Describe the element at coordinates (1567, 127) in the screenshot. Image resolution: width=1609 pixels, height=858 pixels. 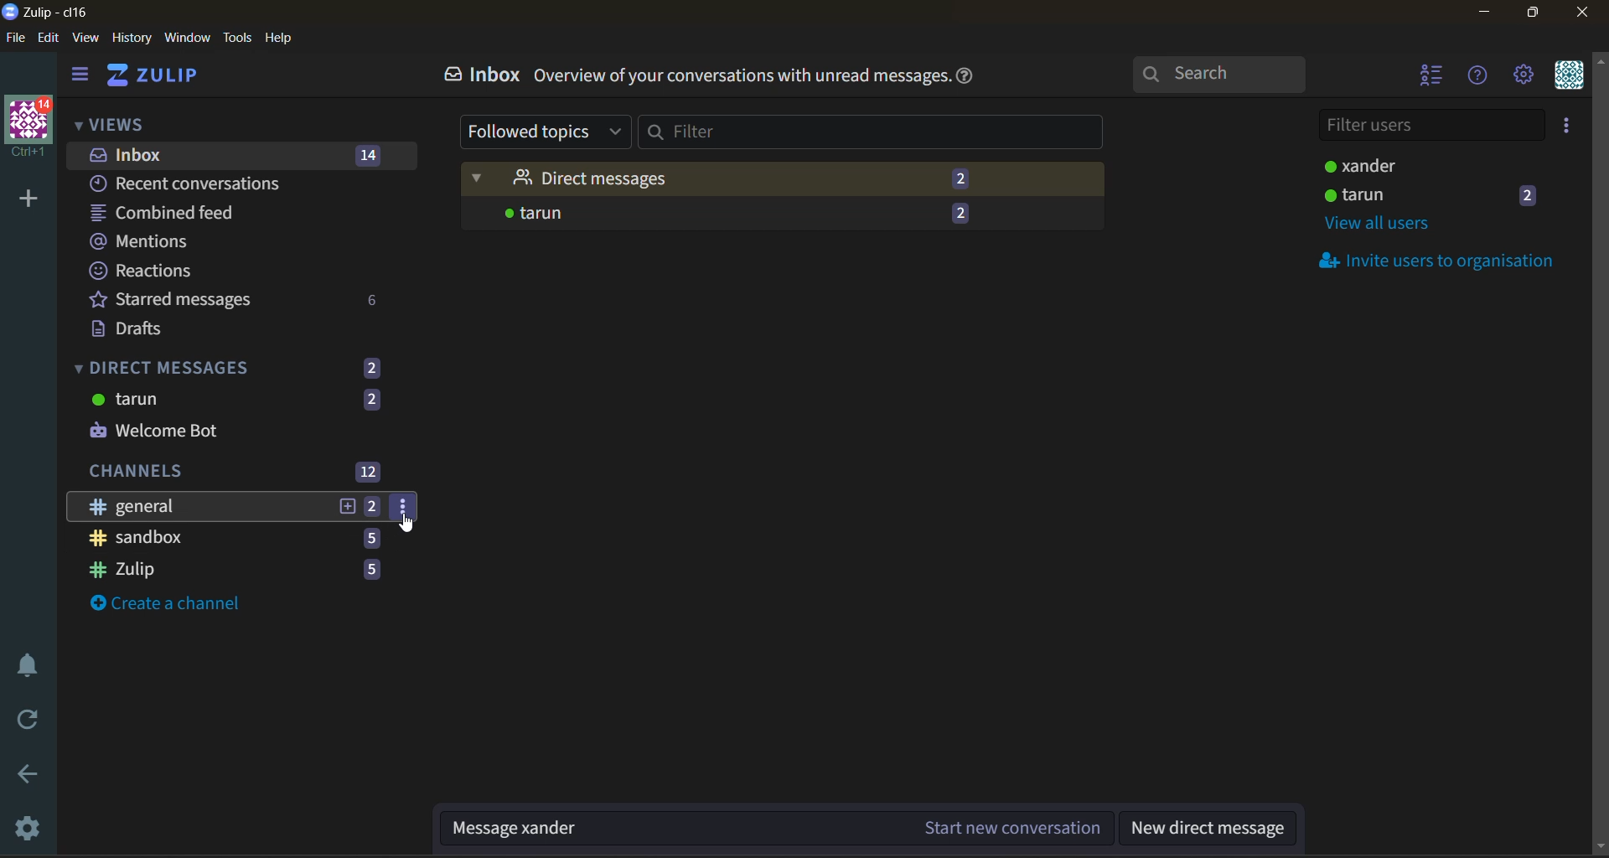
I see `invite users to organisation` at that location.